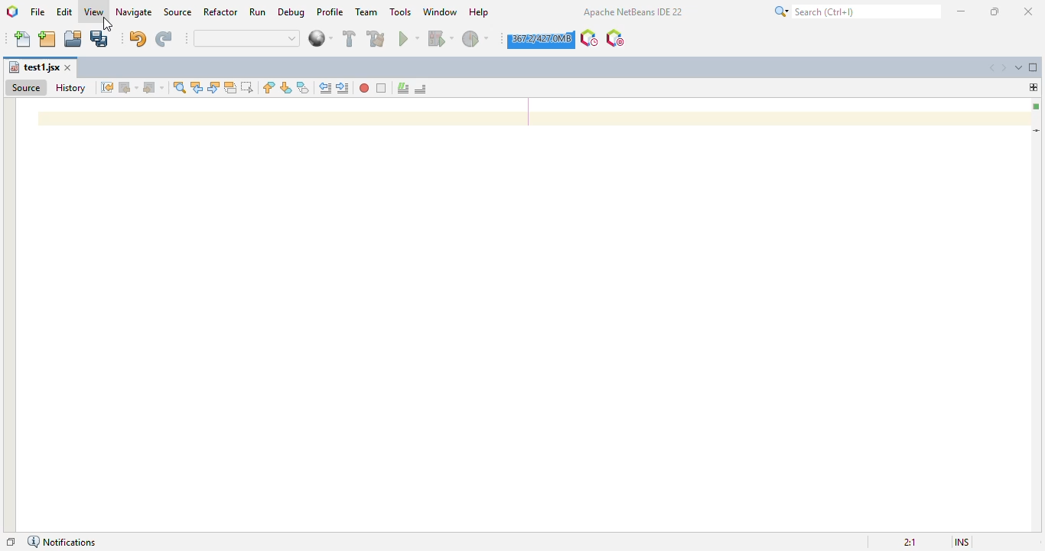 The width and height of the screenshot is (1045, 551). What do you see at coordinates (441, 38) in the screenshot?
I see `debug project` at bounding box center [441, 38].